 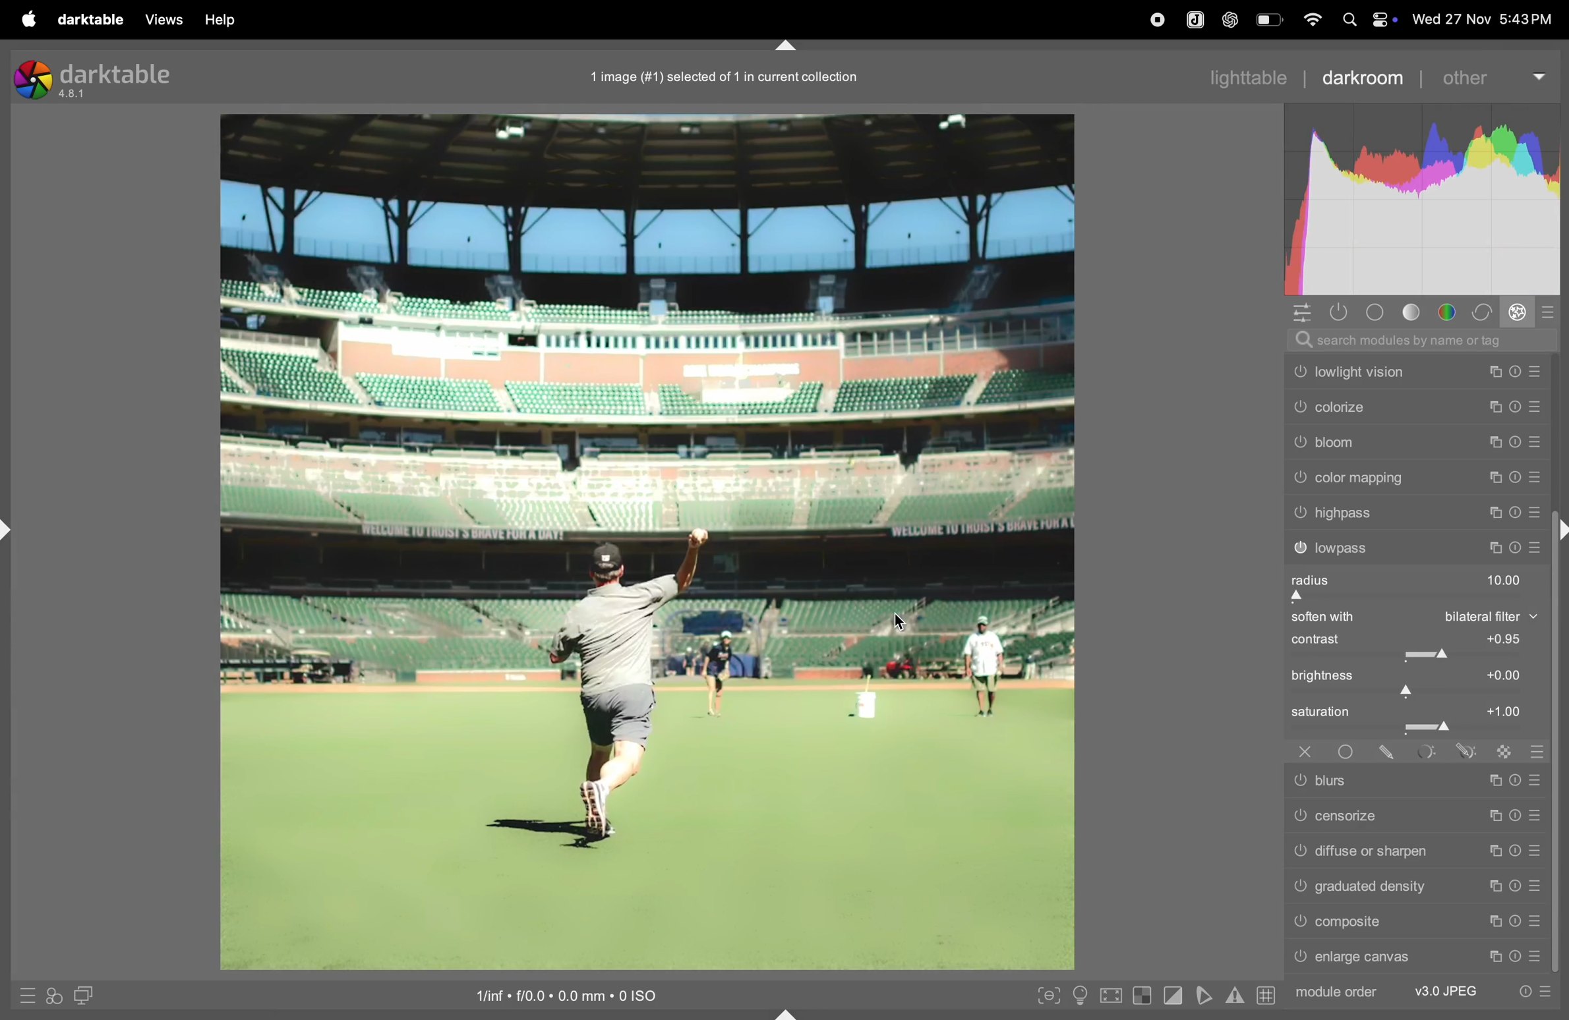 I want to click on histogram, so click(x=1428, y=201).